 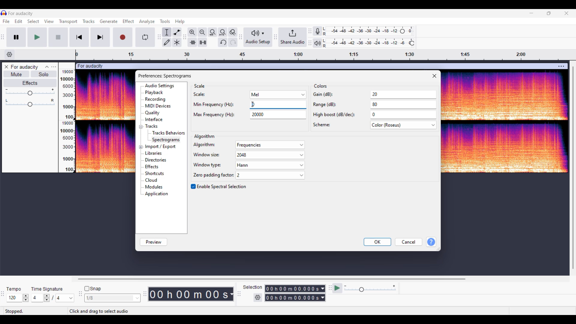 What do you see at coordinates (561, 67) in the screenshot?
I see `Track settings` at bounding box center [561, 67].